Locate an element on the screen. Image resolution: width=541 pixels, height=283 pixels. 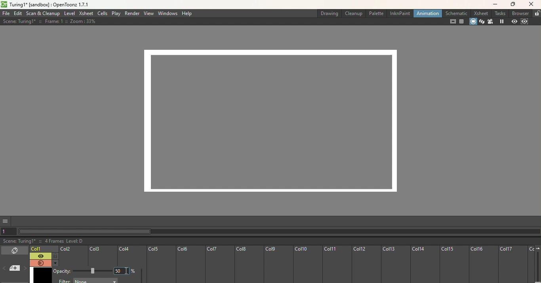
Turing1* [sandbox] : OpenToonz 1.7.1 is located at coordinates (51, 4).